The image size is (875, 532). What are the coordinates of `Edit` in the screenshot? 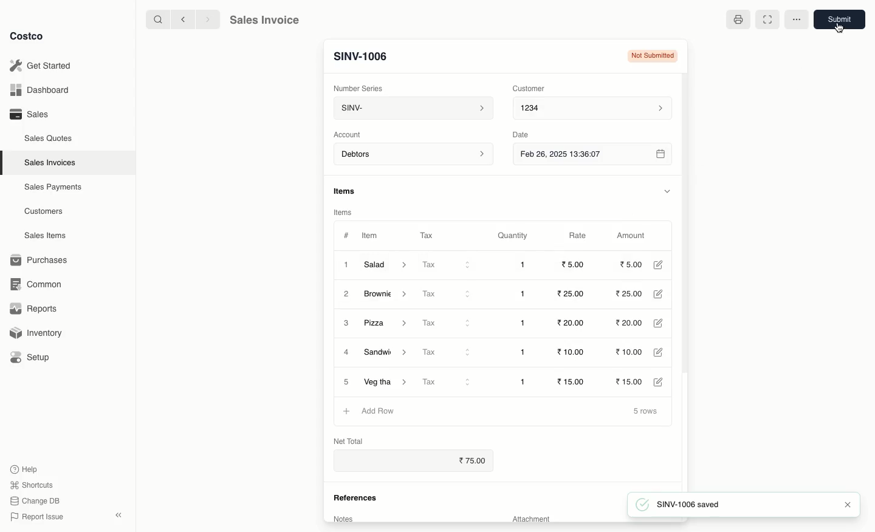 It's located at (657, 265).